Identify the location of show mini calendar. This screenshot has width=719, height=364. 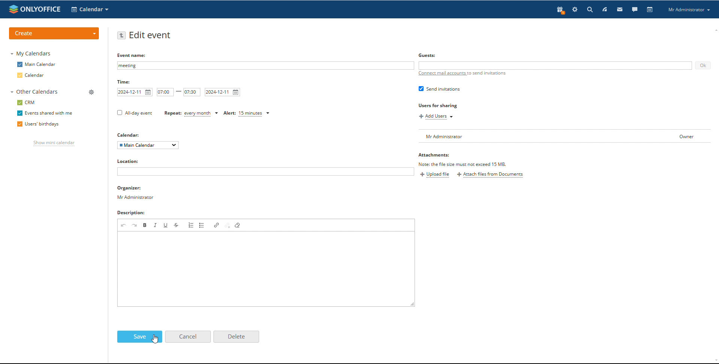
(54, 144).